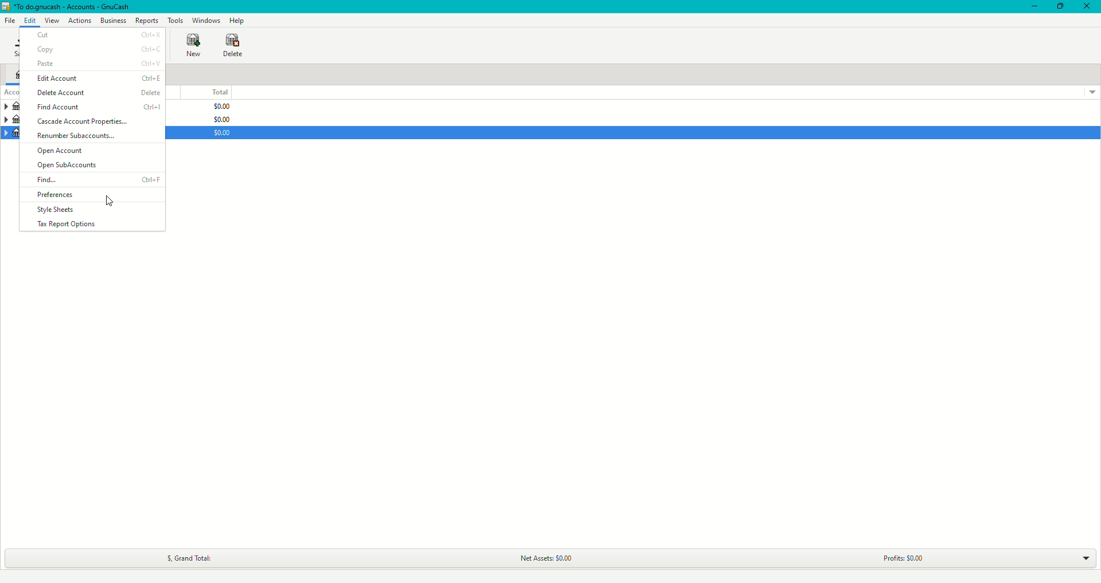 The image size is (1101, 583). What do you see at coordinates (194, 45) in the screenshot?
I see `New` at bounding box center [194, 45].